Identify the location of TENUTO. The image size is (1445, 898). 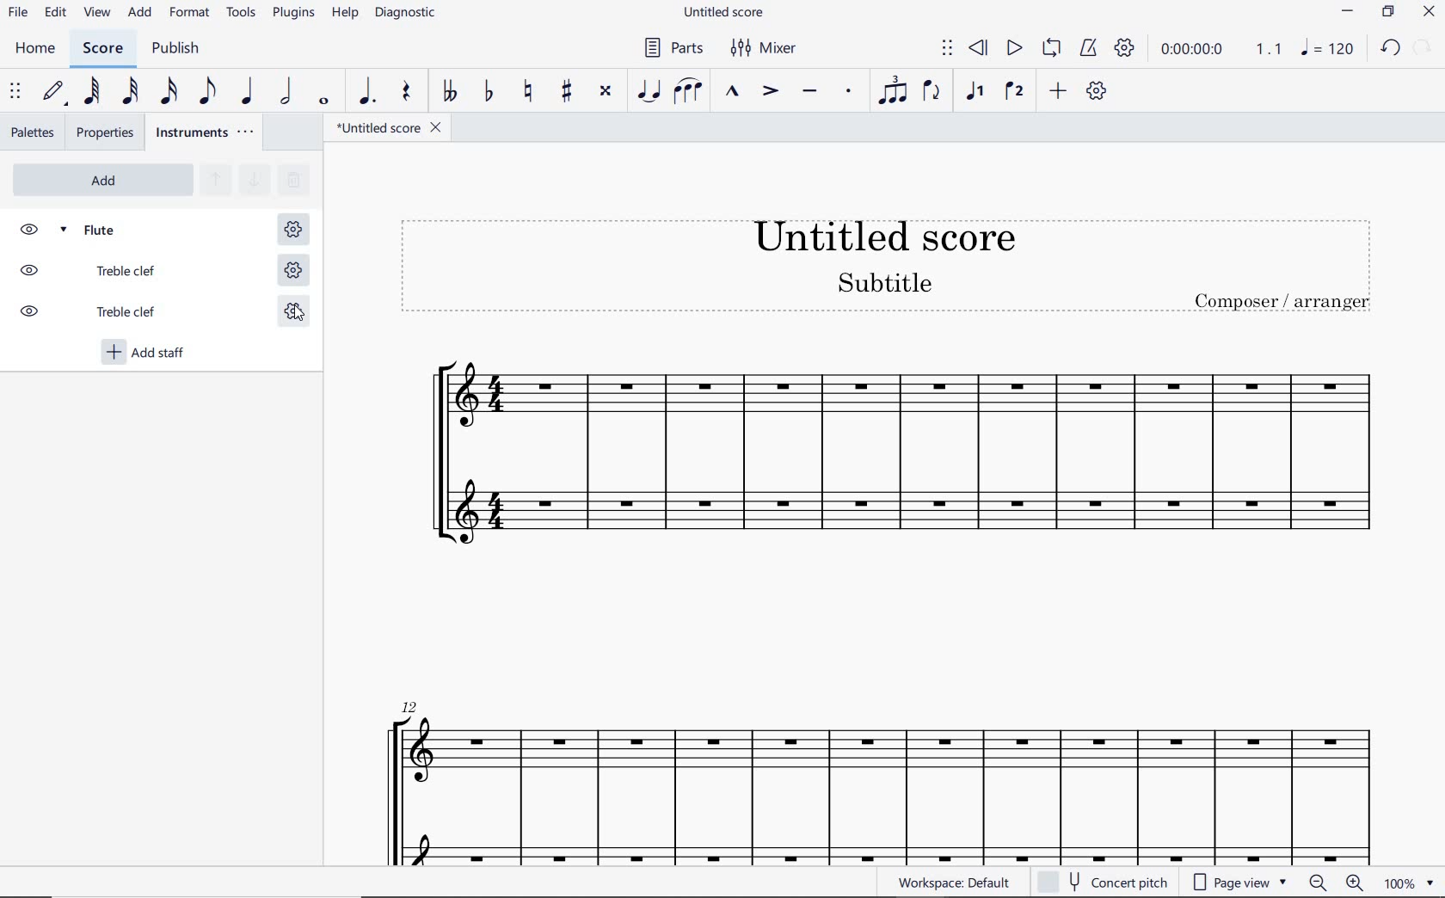
(809, 93).